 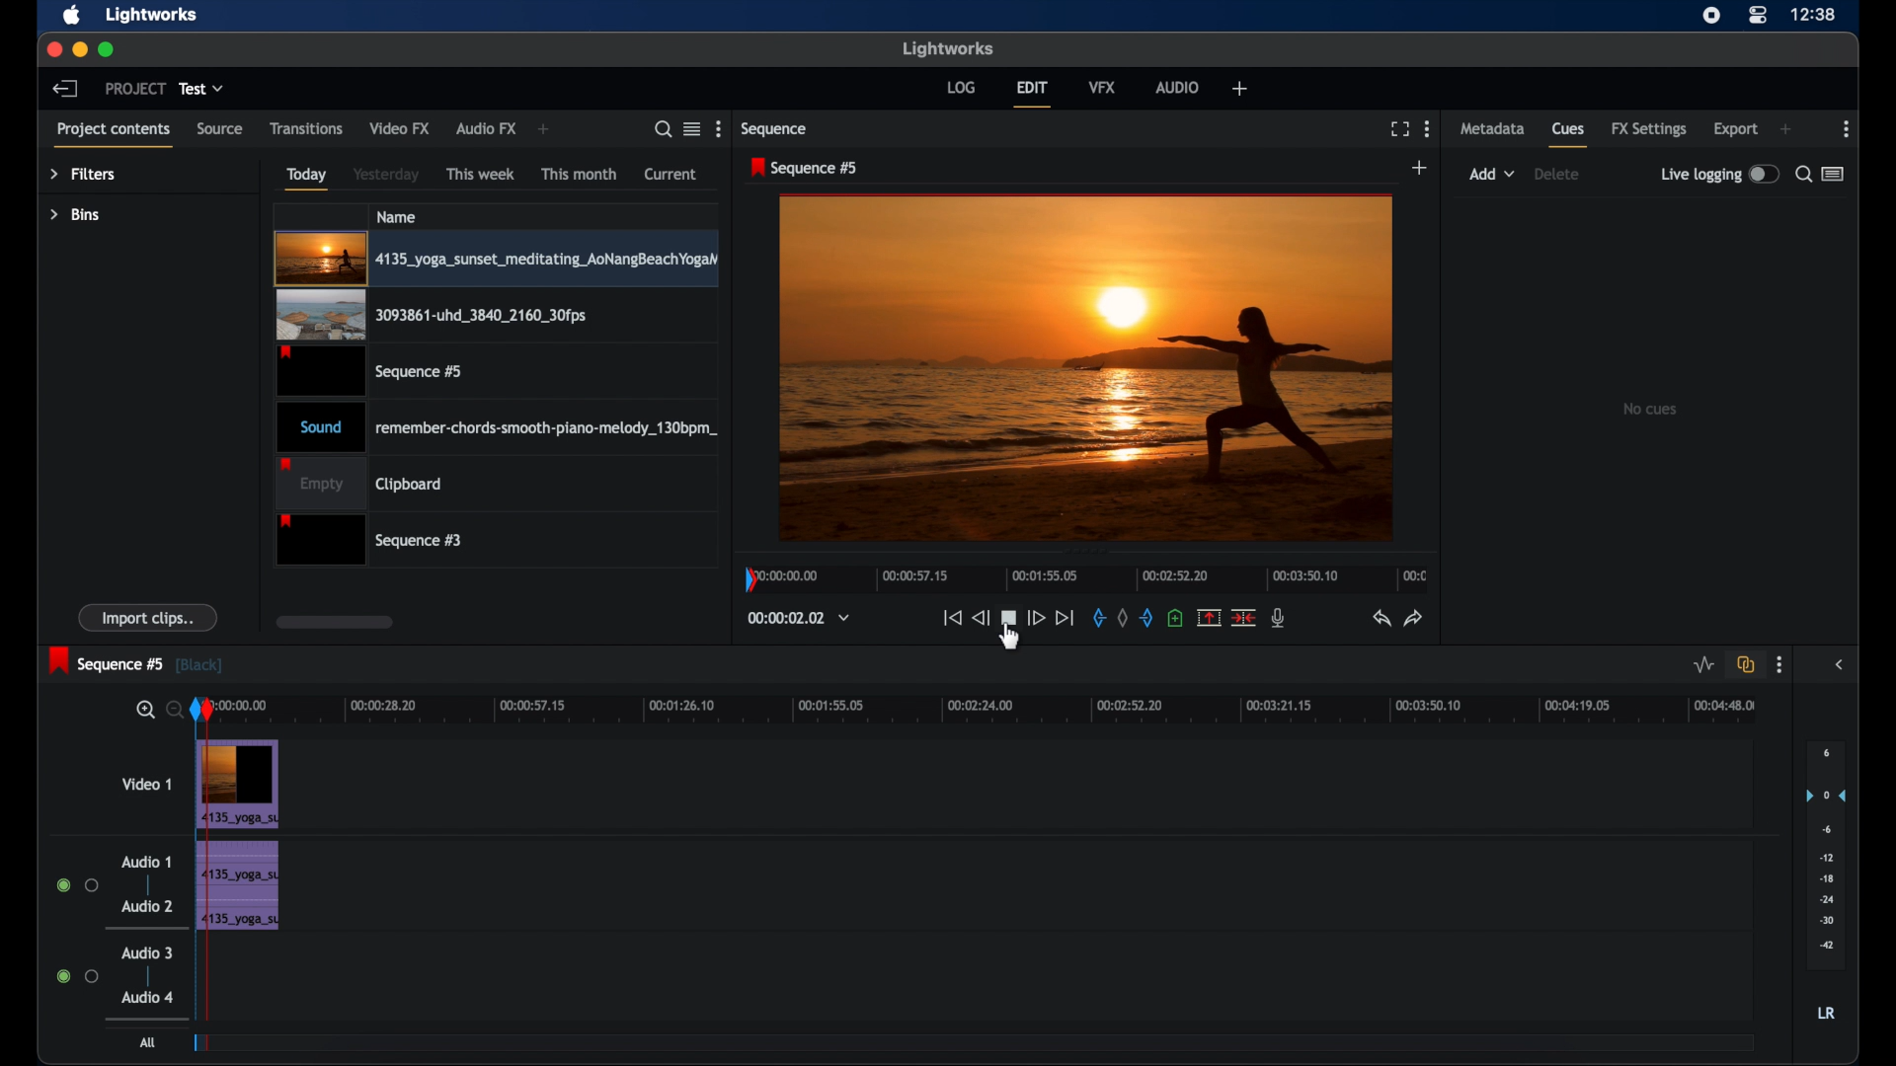 I want to click on more options, so click(x=1848, y=128).